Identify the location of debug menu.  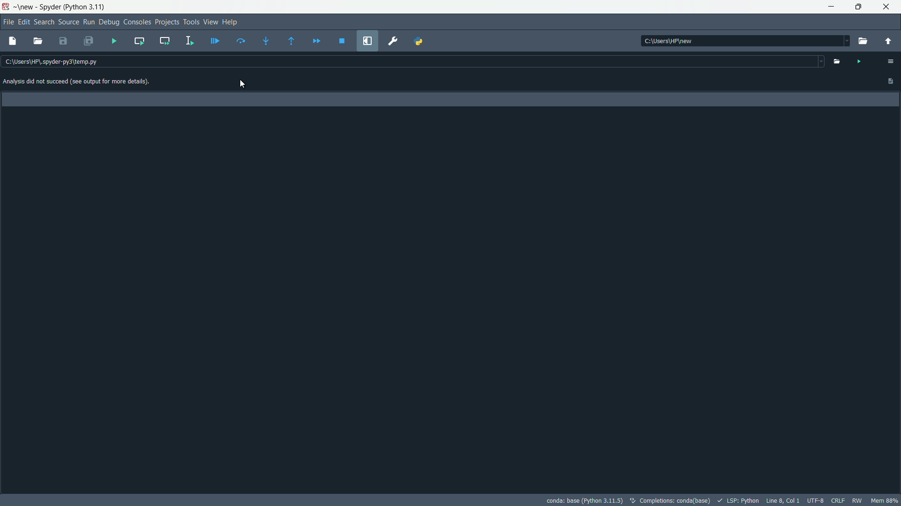
(109, 22).